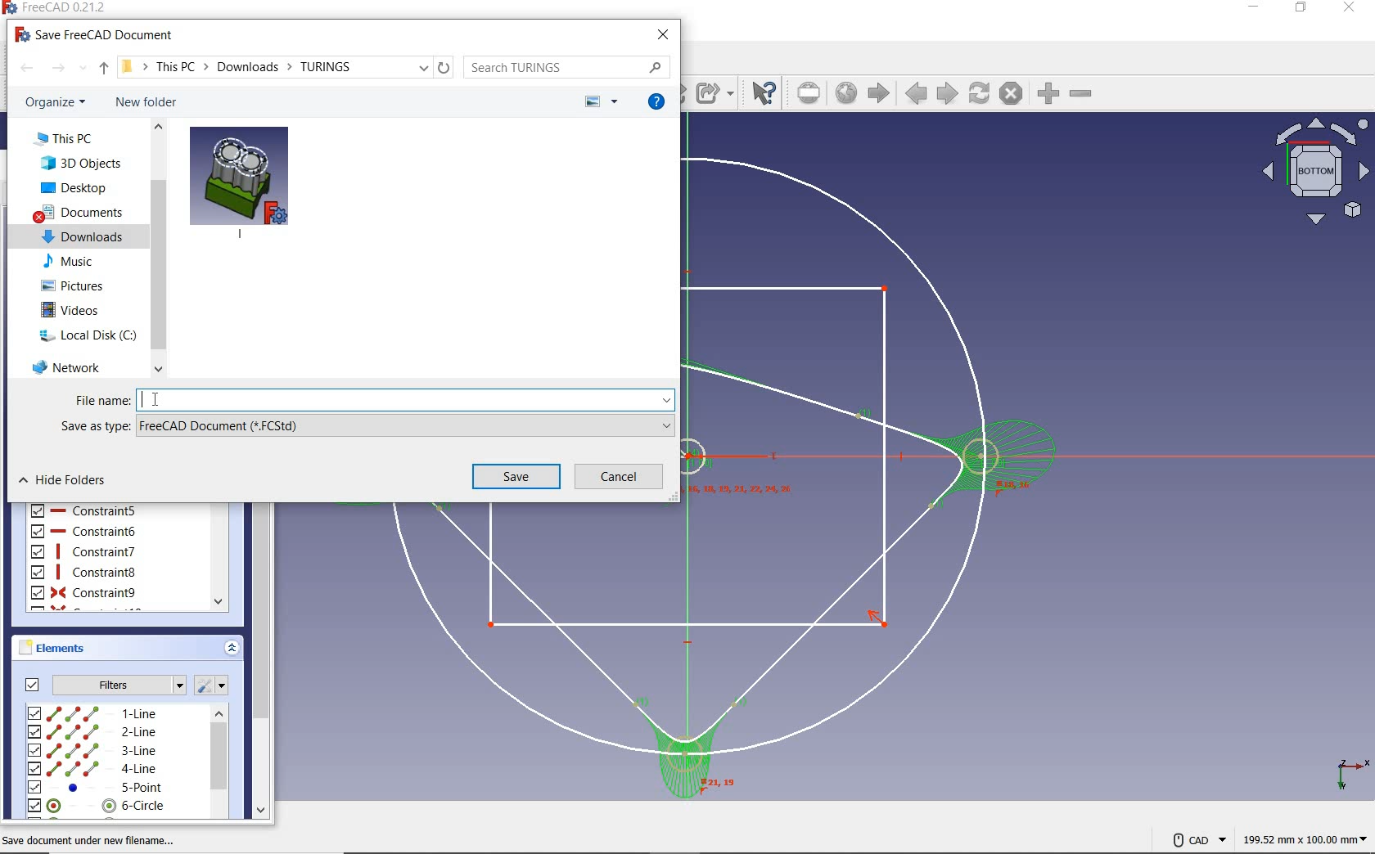  Describe the element at coordinates (1314, 172) in the screenshot. I see `bottom view` at that location.